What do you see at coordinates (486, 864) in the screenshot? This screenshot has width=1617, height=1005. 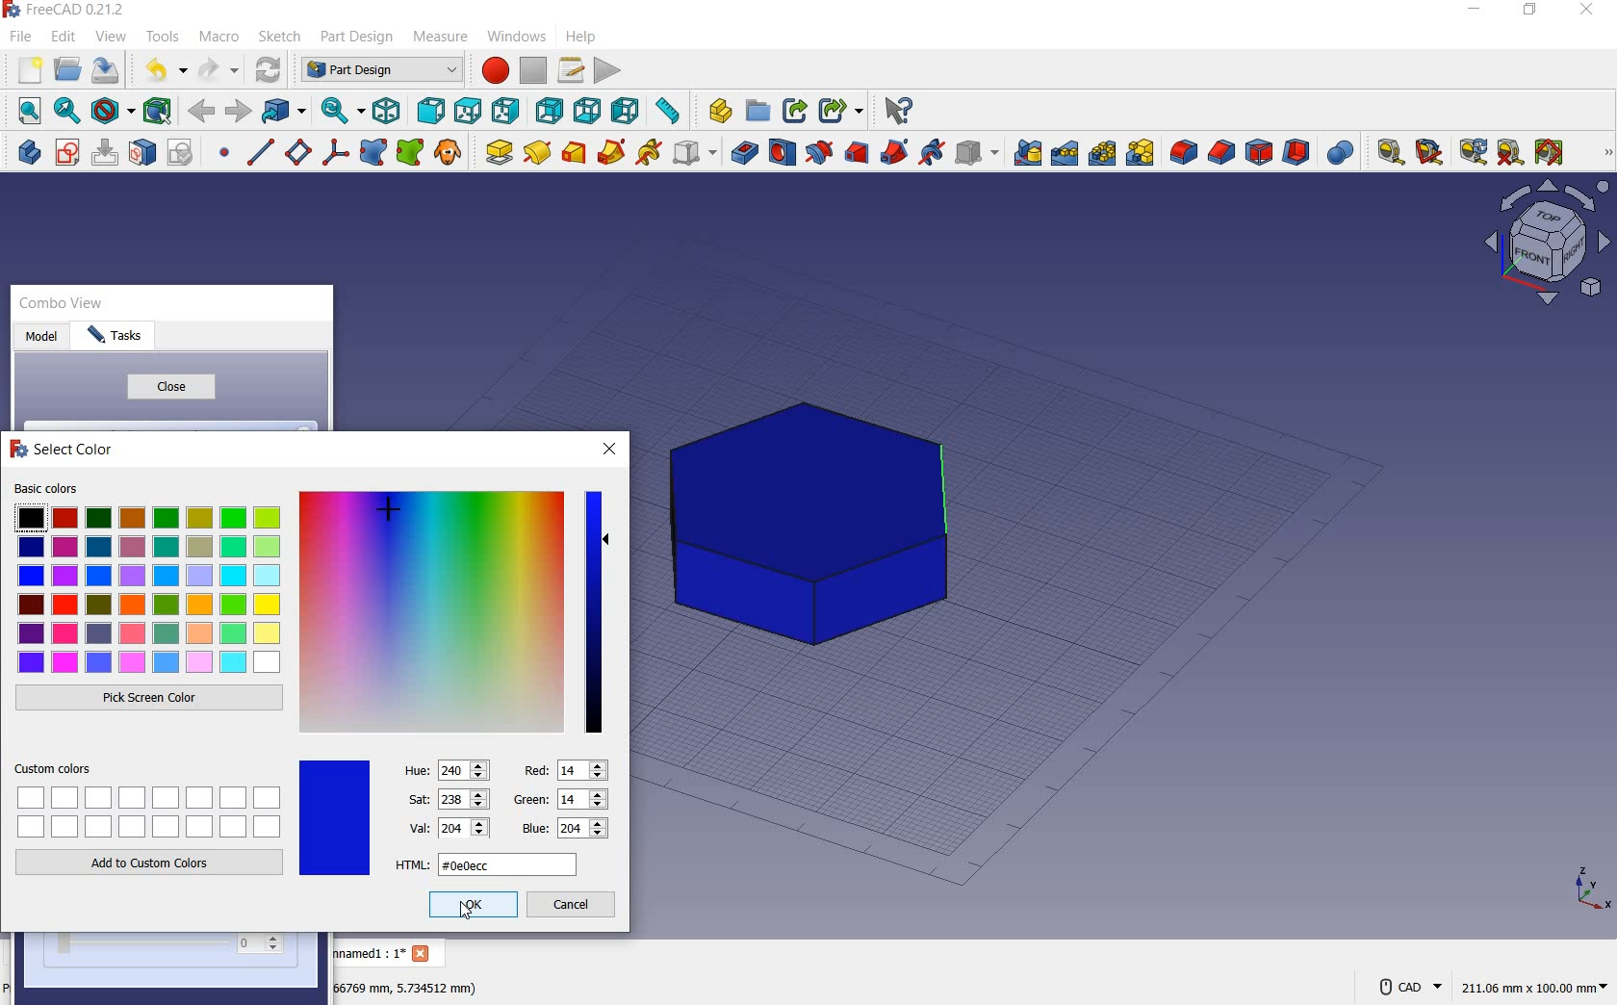 I see `HTML: #OeOecc` at bounding box center [486, 864].